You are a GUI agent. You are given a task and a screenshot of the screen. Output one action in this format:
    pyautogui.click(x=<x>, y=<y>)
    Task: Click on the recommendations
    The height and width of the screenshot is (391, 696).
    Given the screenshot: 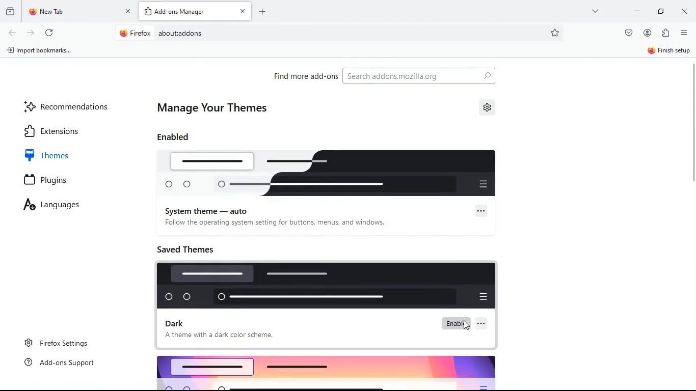 What is the action you would take?
    pyautogui.click(x=68, y=107)
    